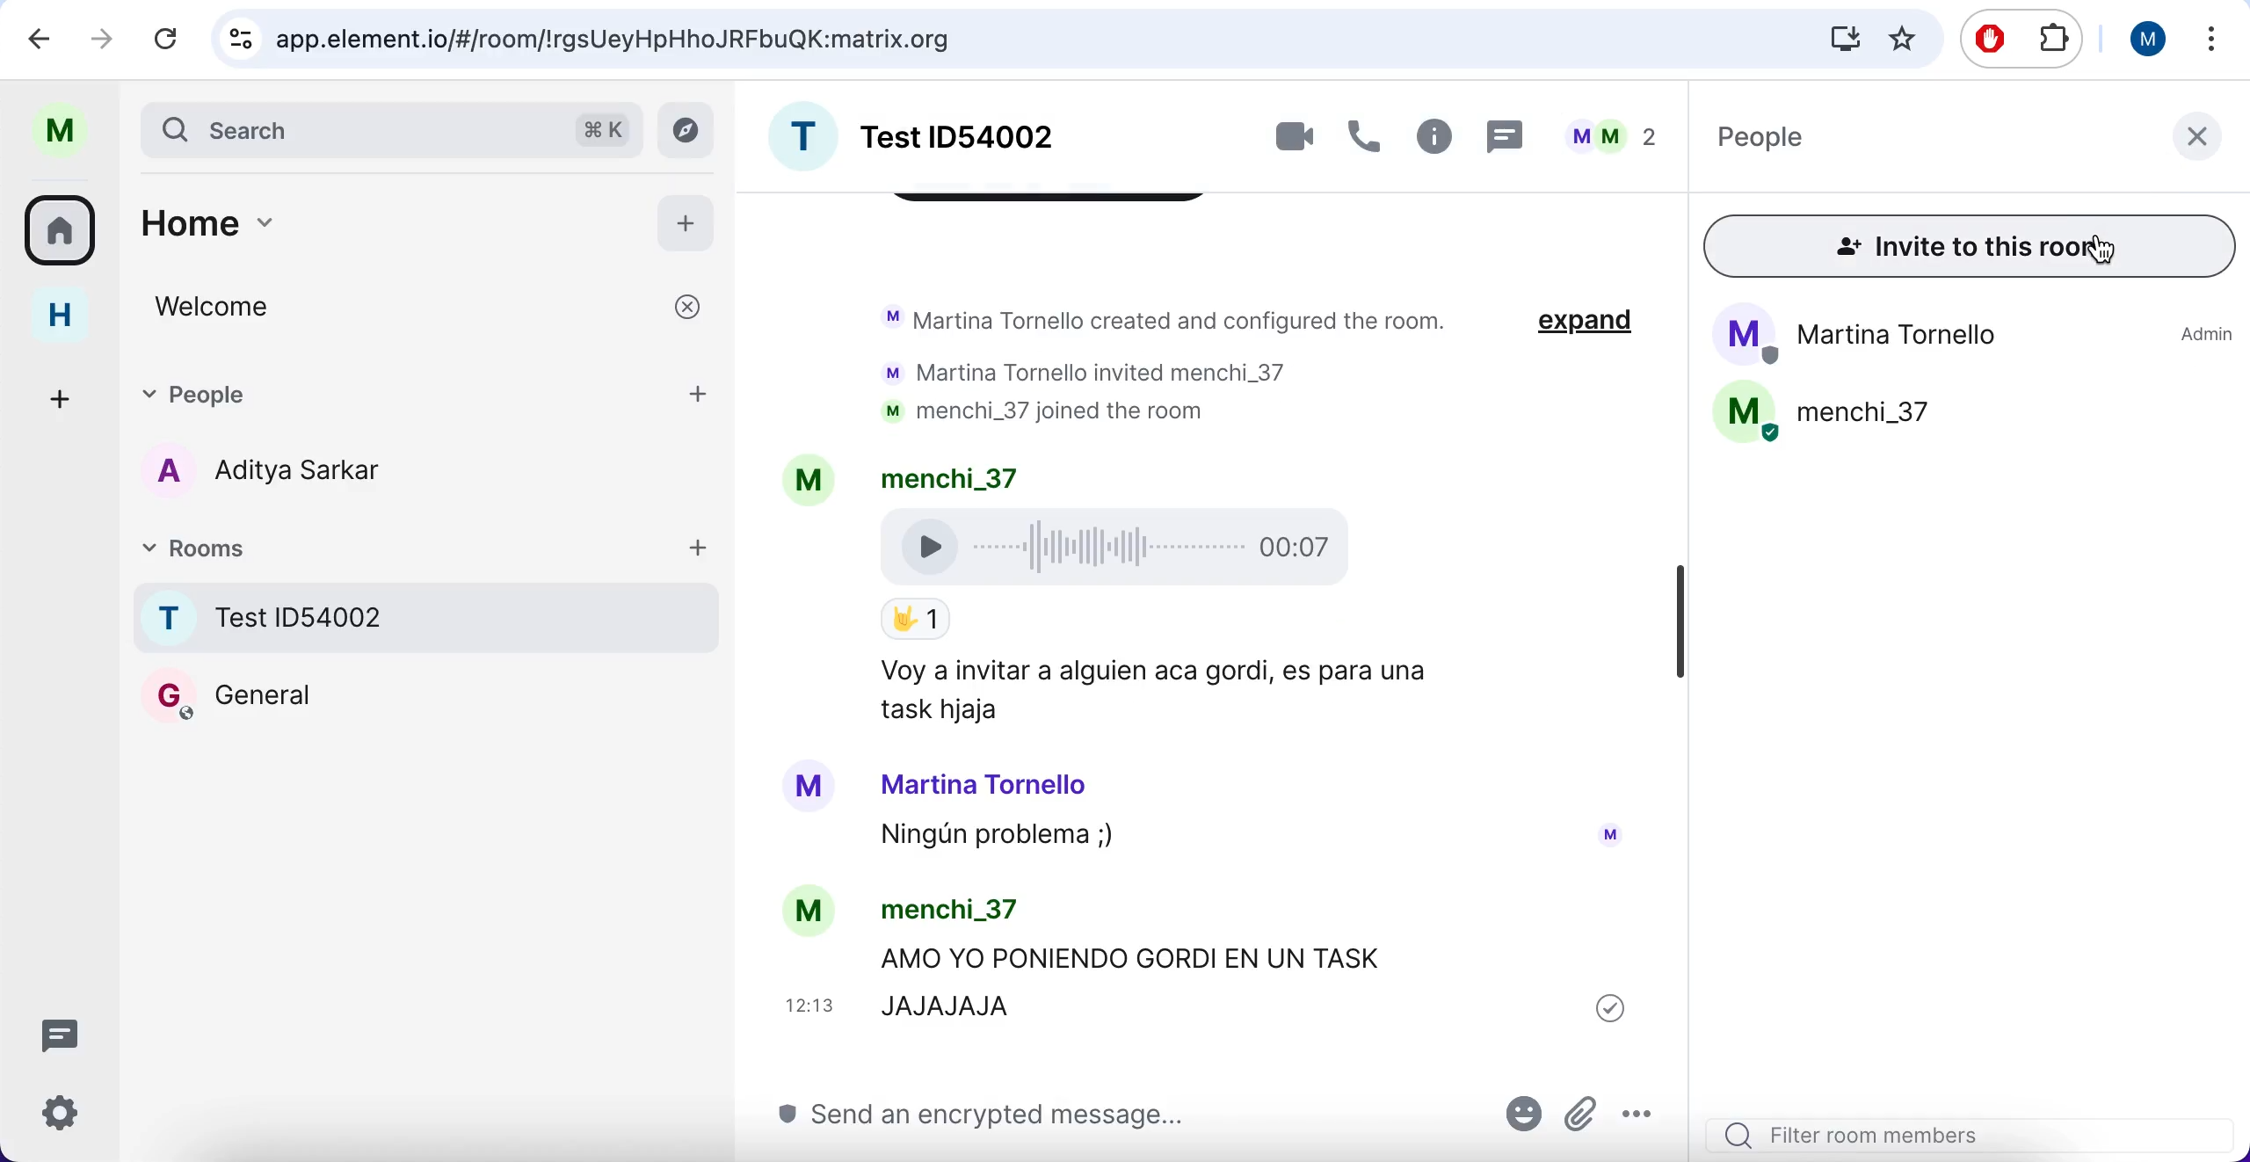 The image size is (2250, 1162). Describe the element at coordinates (1978, 1129) in the screenshot. I see `search filter` at that location.